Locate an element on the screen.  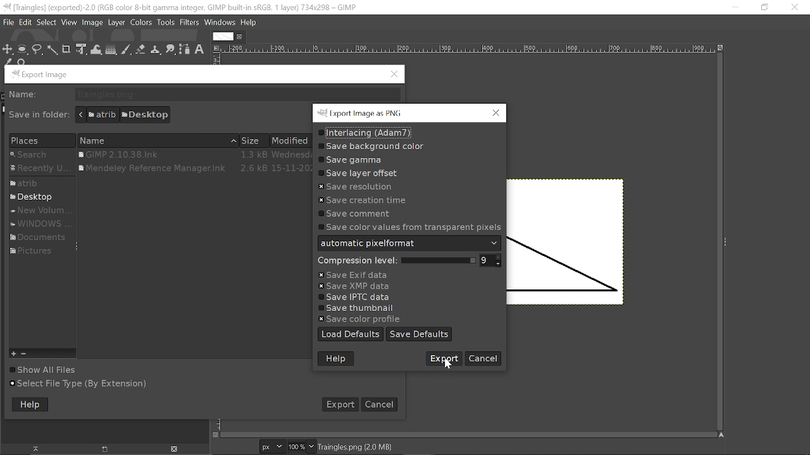
Export is located at coordinates (339, 404).